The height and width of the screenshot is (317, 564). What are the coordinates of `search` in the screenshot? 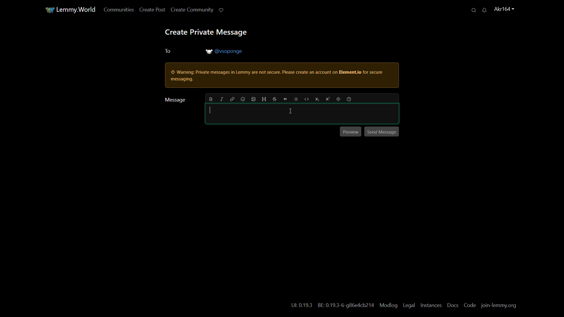 It's located at (471, 10).